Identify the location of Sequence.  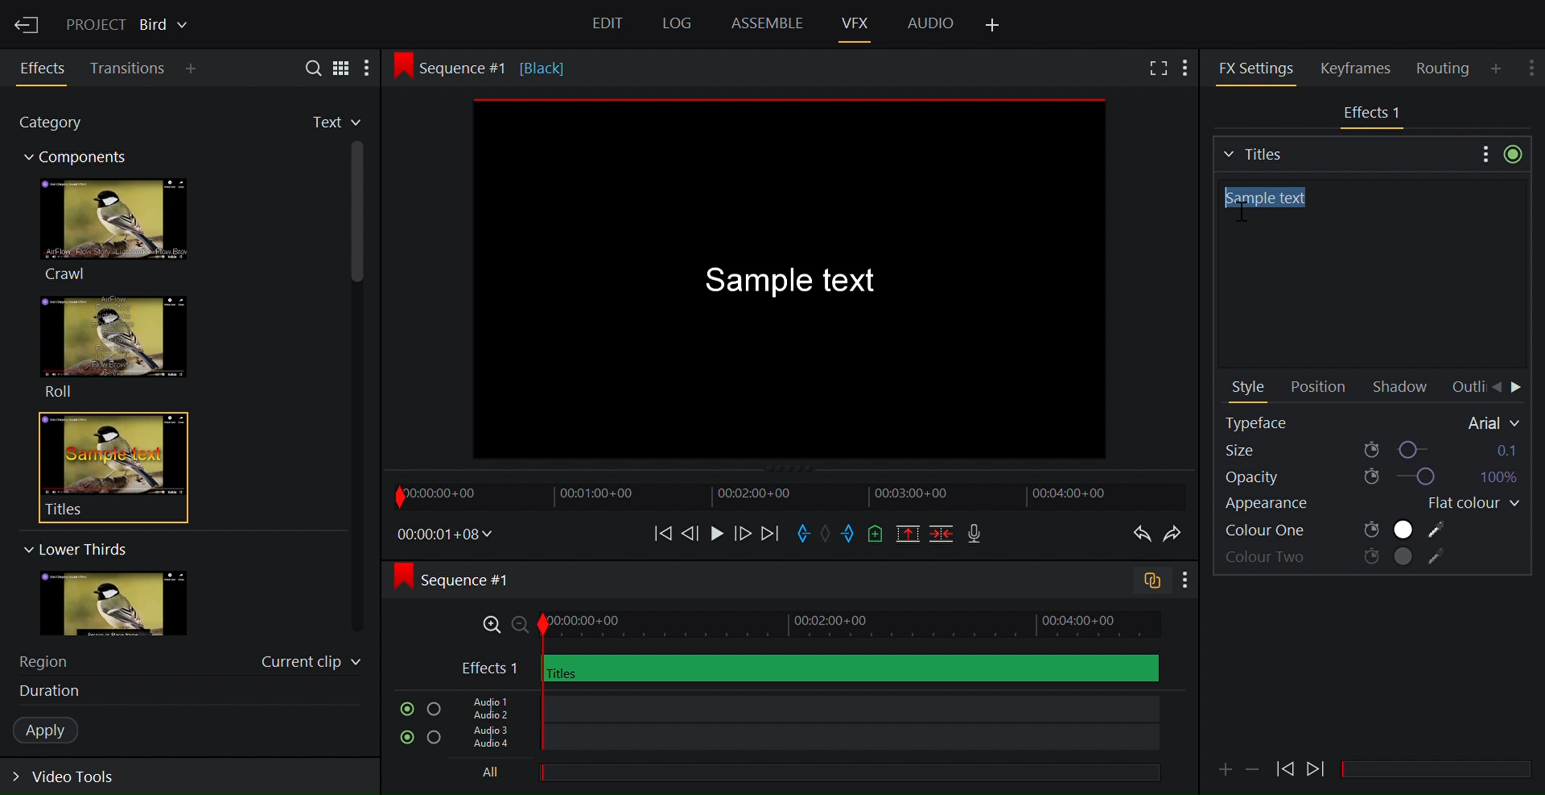
(502, 67).